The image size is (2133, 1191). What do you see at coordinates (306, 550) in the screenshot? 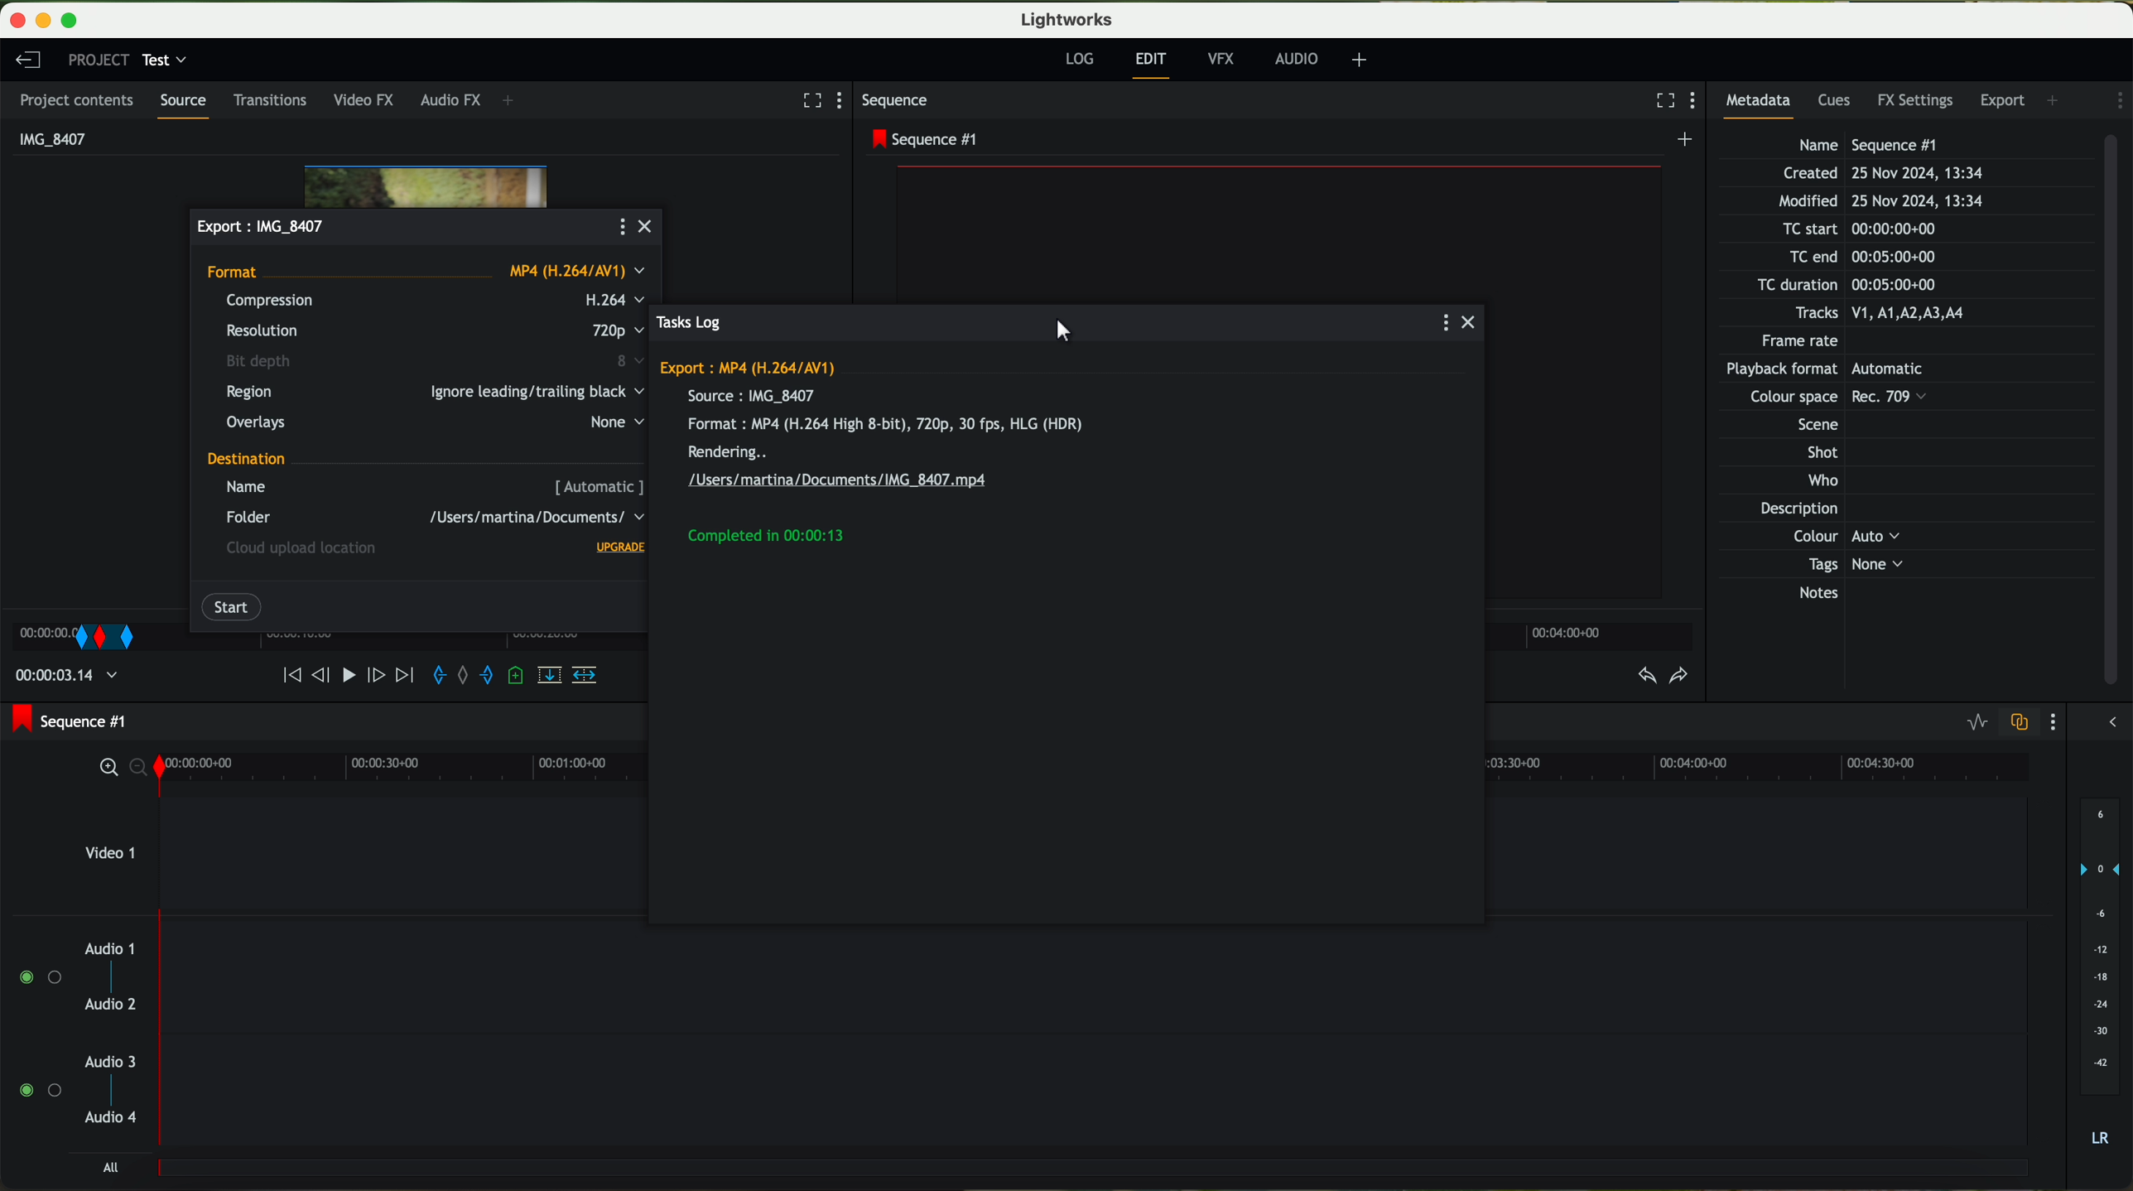
I see `cloud upload location` at bounding box center [306, 550].